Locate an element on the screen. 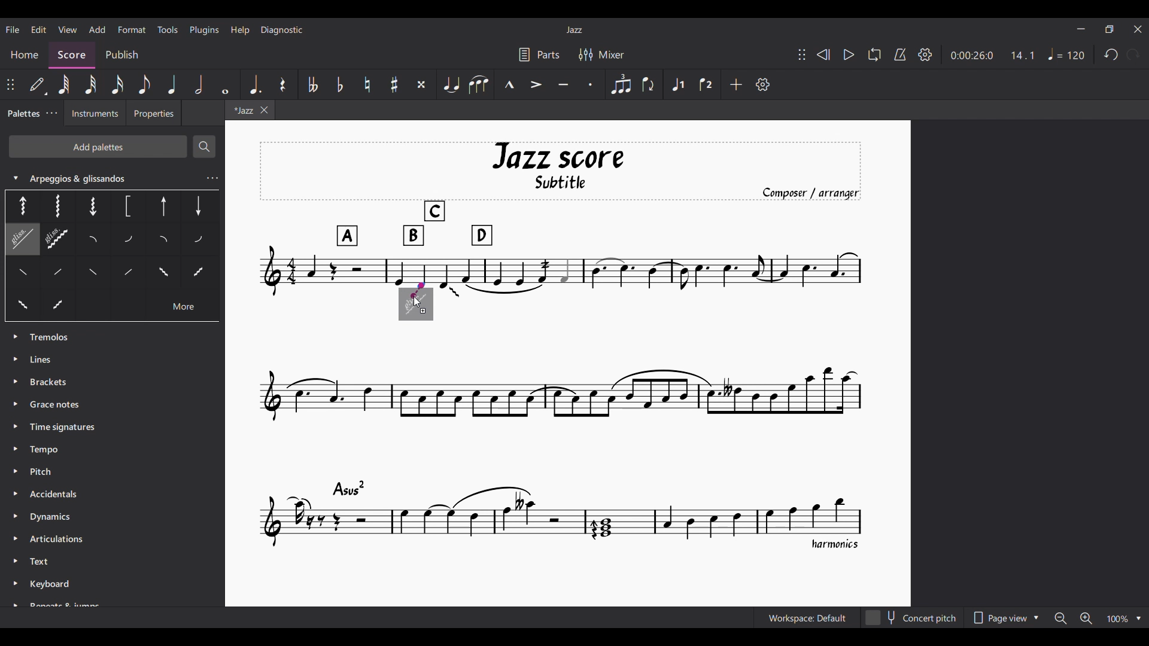 Image resolution: width=1149 pixels, height=646 pixels. Plugins menu is located at coordinates (205, 31).